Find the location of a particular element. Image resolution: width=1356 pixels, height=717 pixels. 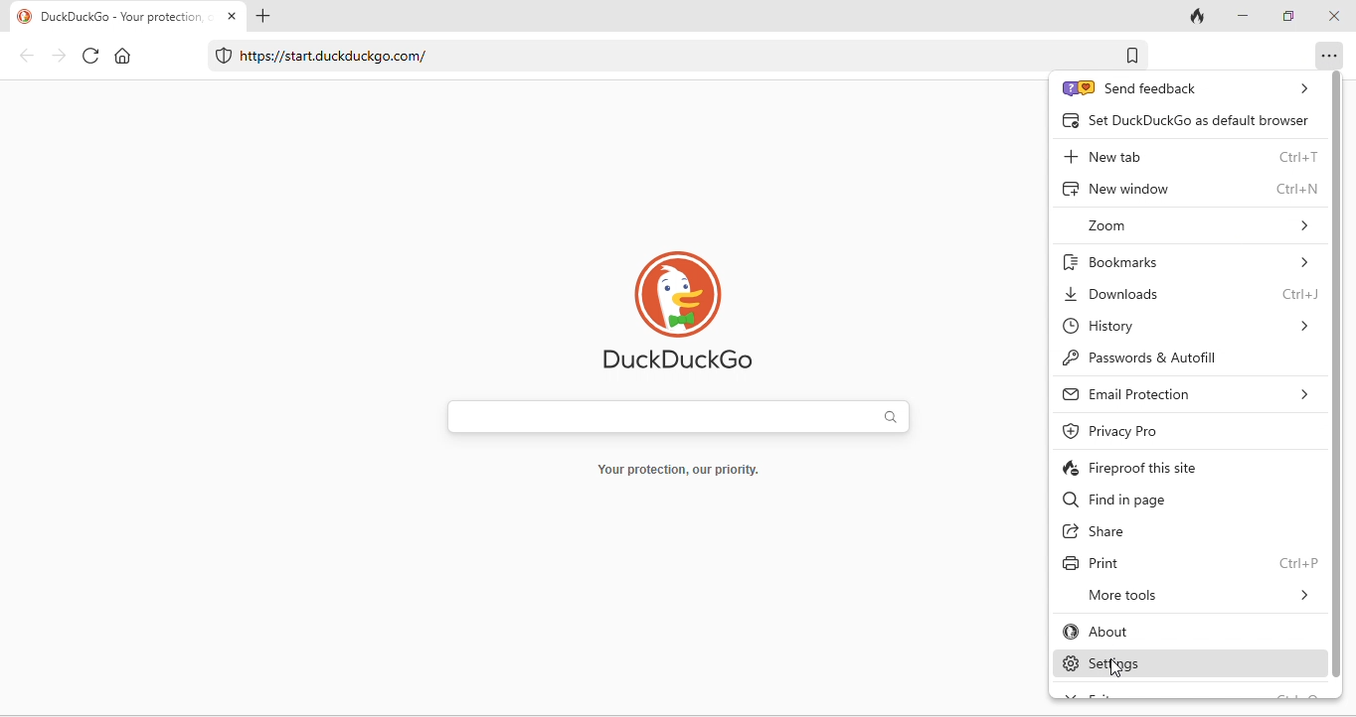

search bar is located at coordinates (675, 417).